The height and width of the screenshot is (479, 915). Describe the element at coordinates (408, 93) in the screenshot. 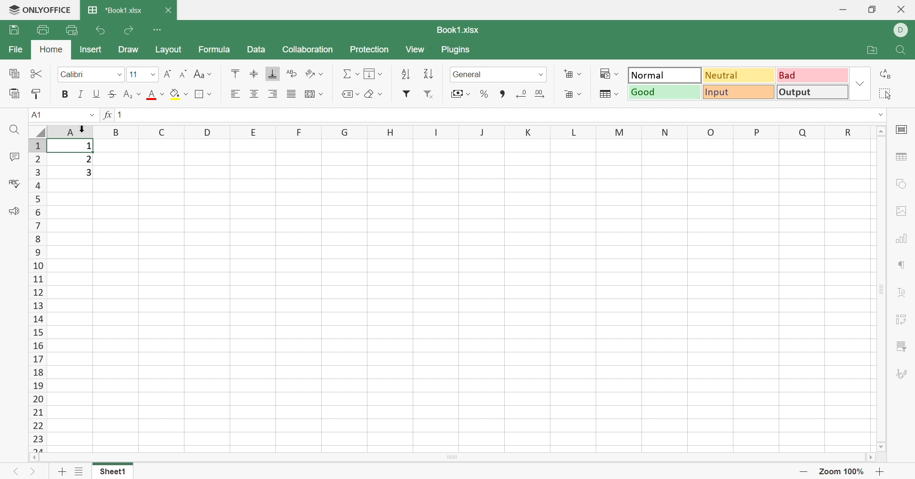

I see `Filter` at that location.